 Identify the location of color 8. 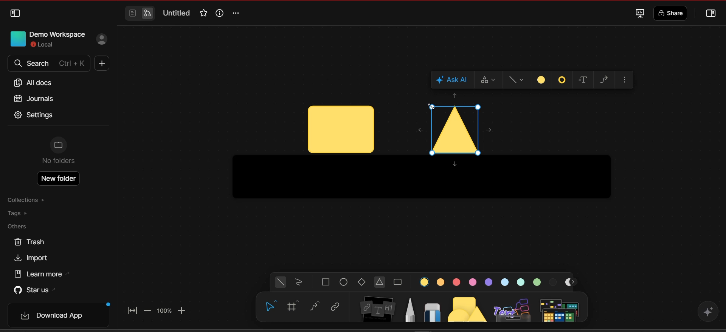
(538, 281).